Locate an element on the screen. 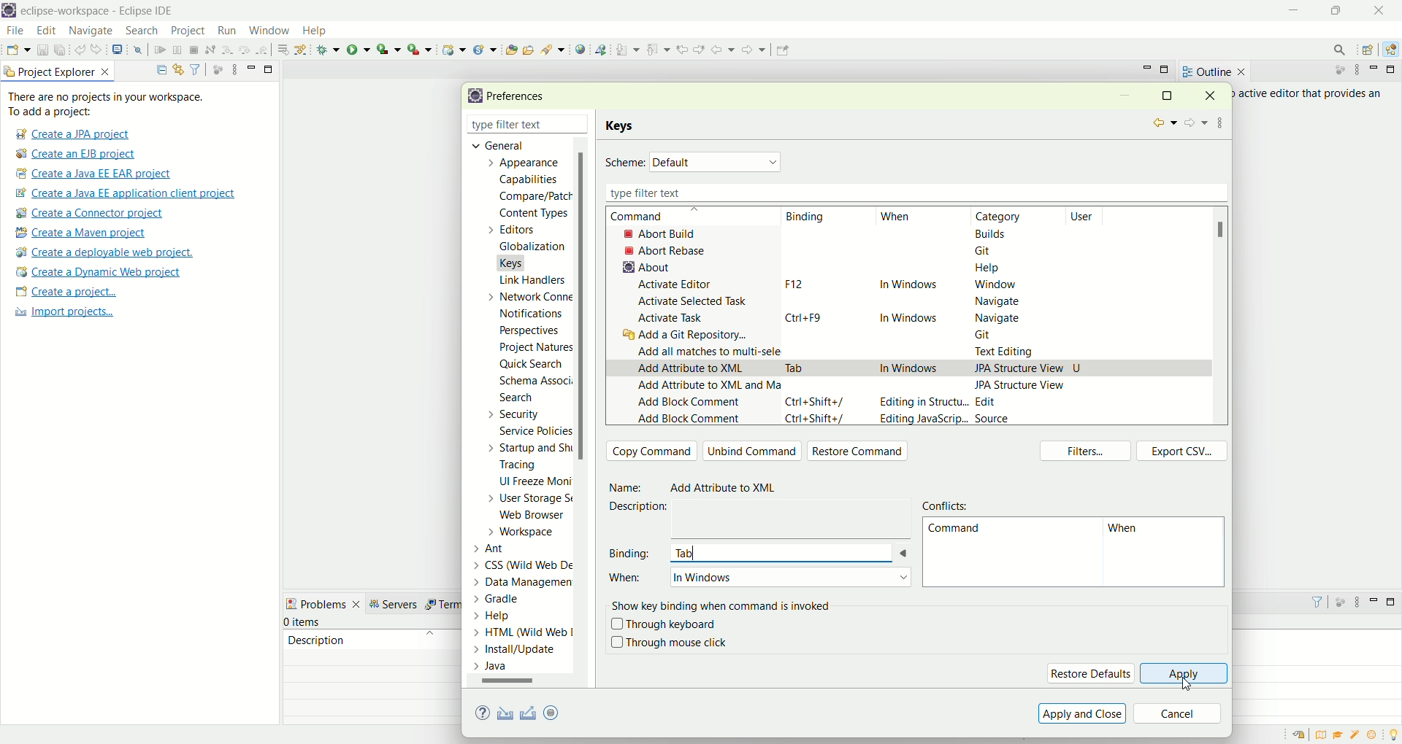 This screenshot has width=1402, height=744. problems is located at coordinates (323, 602).